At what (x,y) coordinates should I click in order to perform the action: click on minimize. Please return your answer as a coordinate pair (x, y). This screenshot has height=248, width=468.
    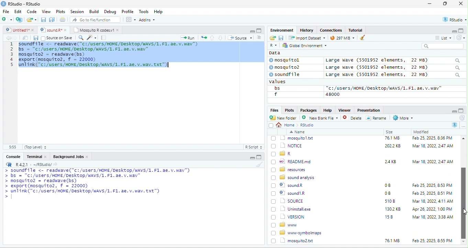
    Looking at the image, I should click on (430, 4).